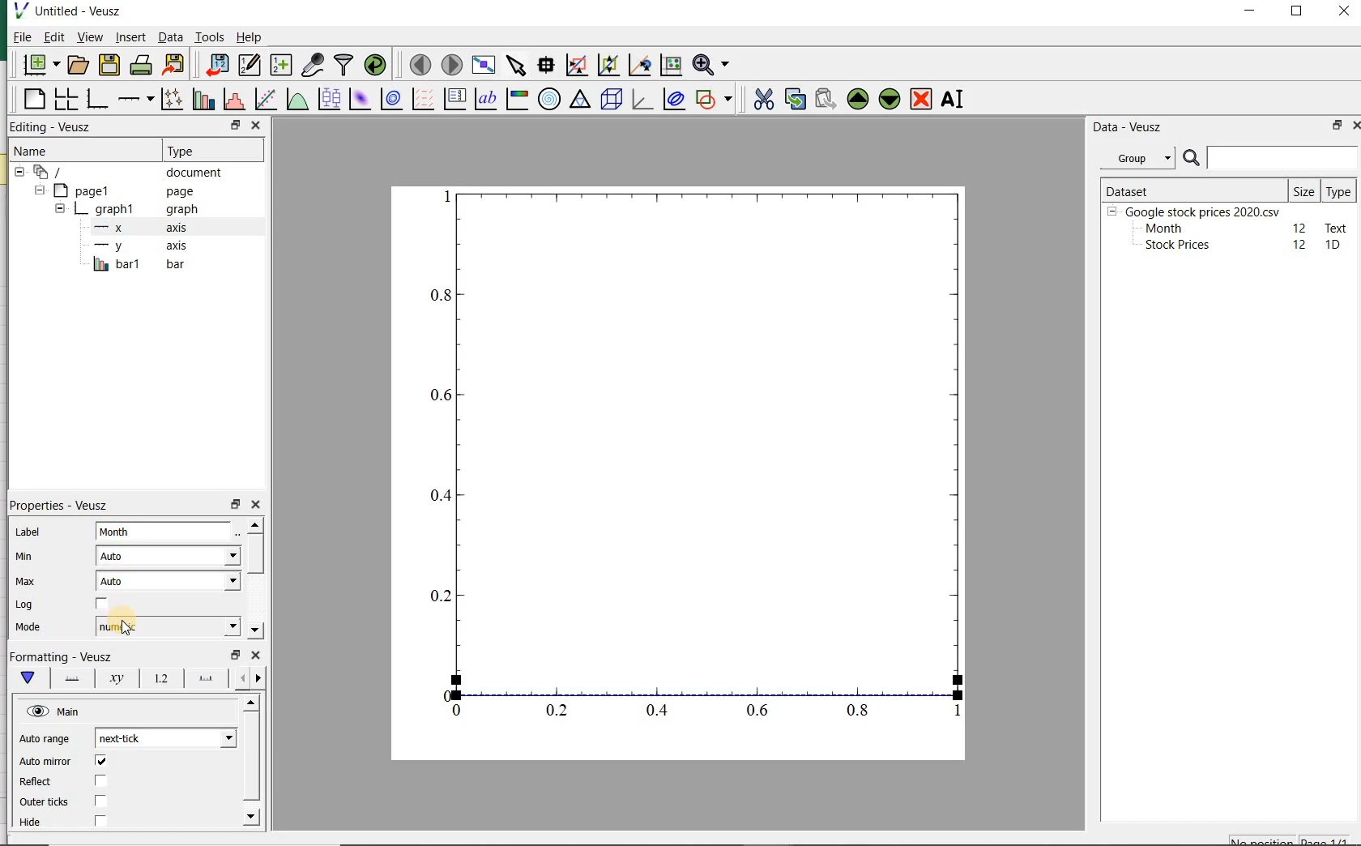 The height and width of the screenshot is (846, 1361). What do you see at coordinates (483, 66) in the screenshot?
I see `view plot full screen` at bounding box center [483, 66].